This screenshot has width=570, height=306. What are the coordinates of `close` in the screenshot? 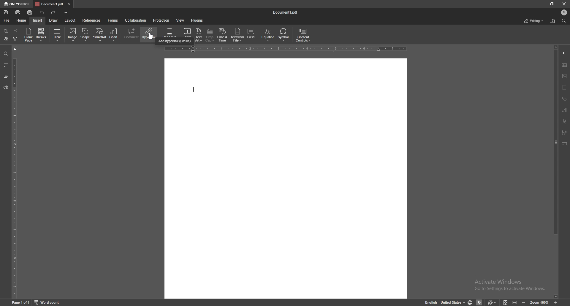 It's located at (564, 4).